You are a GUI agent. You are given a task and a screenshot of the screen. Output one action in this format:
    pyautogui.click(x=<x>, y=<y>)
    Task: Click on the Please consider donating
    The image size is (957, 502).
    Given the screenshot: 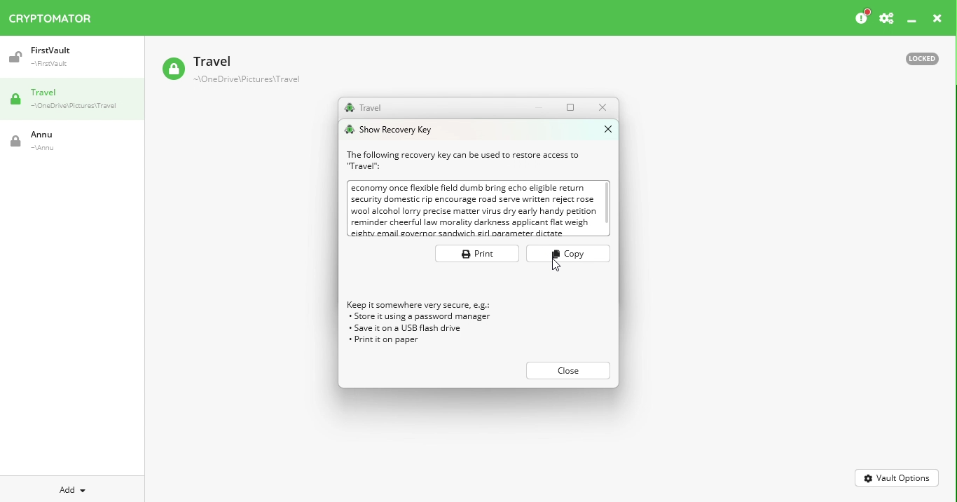 What is the action you would take?
    pyautogui.click(x=861, y=18)
    